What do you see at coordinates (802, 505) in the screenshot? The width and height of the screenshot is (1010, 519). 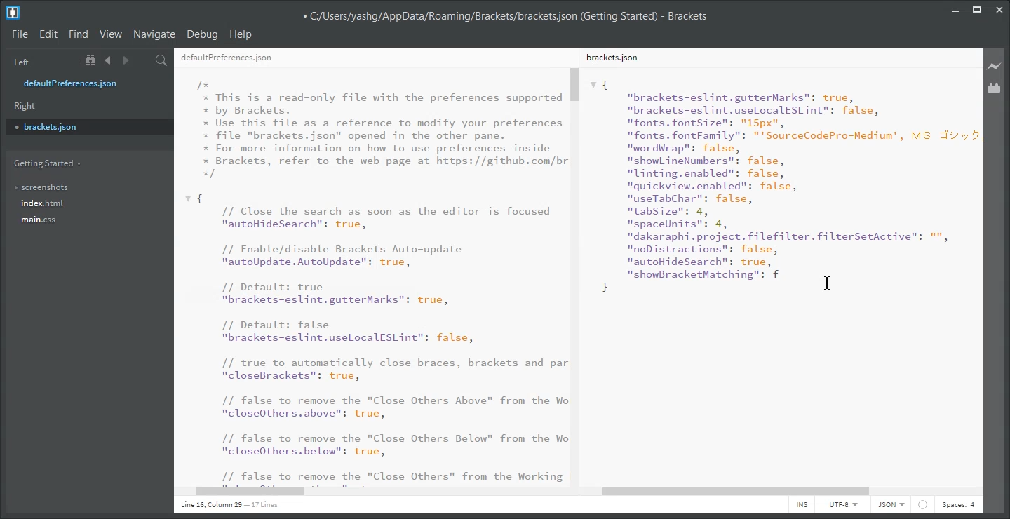 I see `INS` at bounding box center [802, 505].